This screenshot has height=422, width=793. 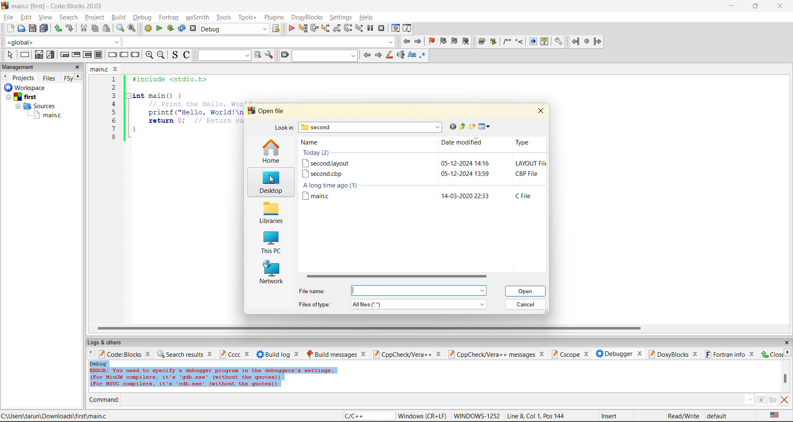 I want to click on step into, so click(x=519, y=41).